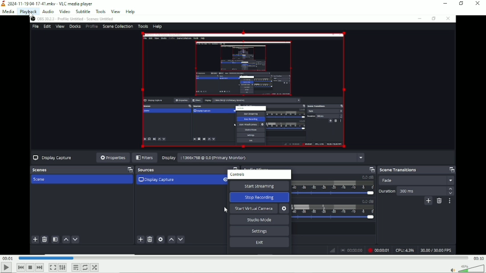 Image resolution: width=486 pixels, height=273 pixels. I want to click on random, so click(95, 268).